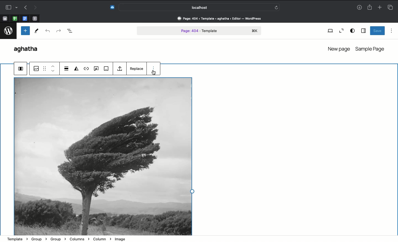 Image resolution: width=398 pixels, height=242 pixels. I want to click on WordPress name, so click(28, 50).